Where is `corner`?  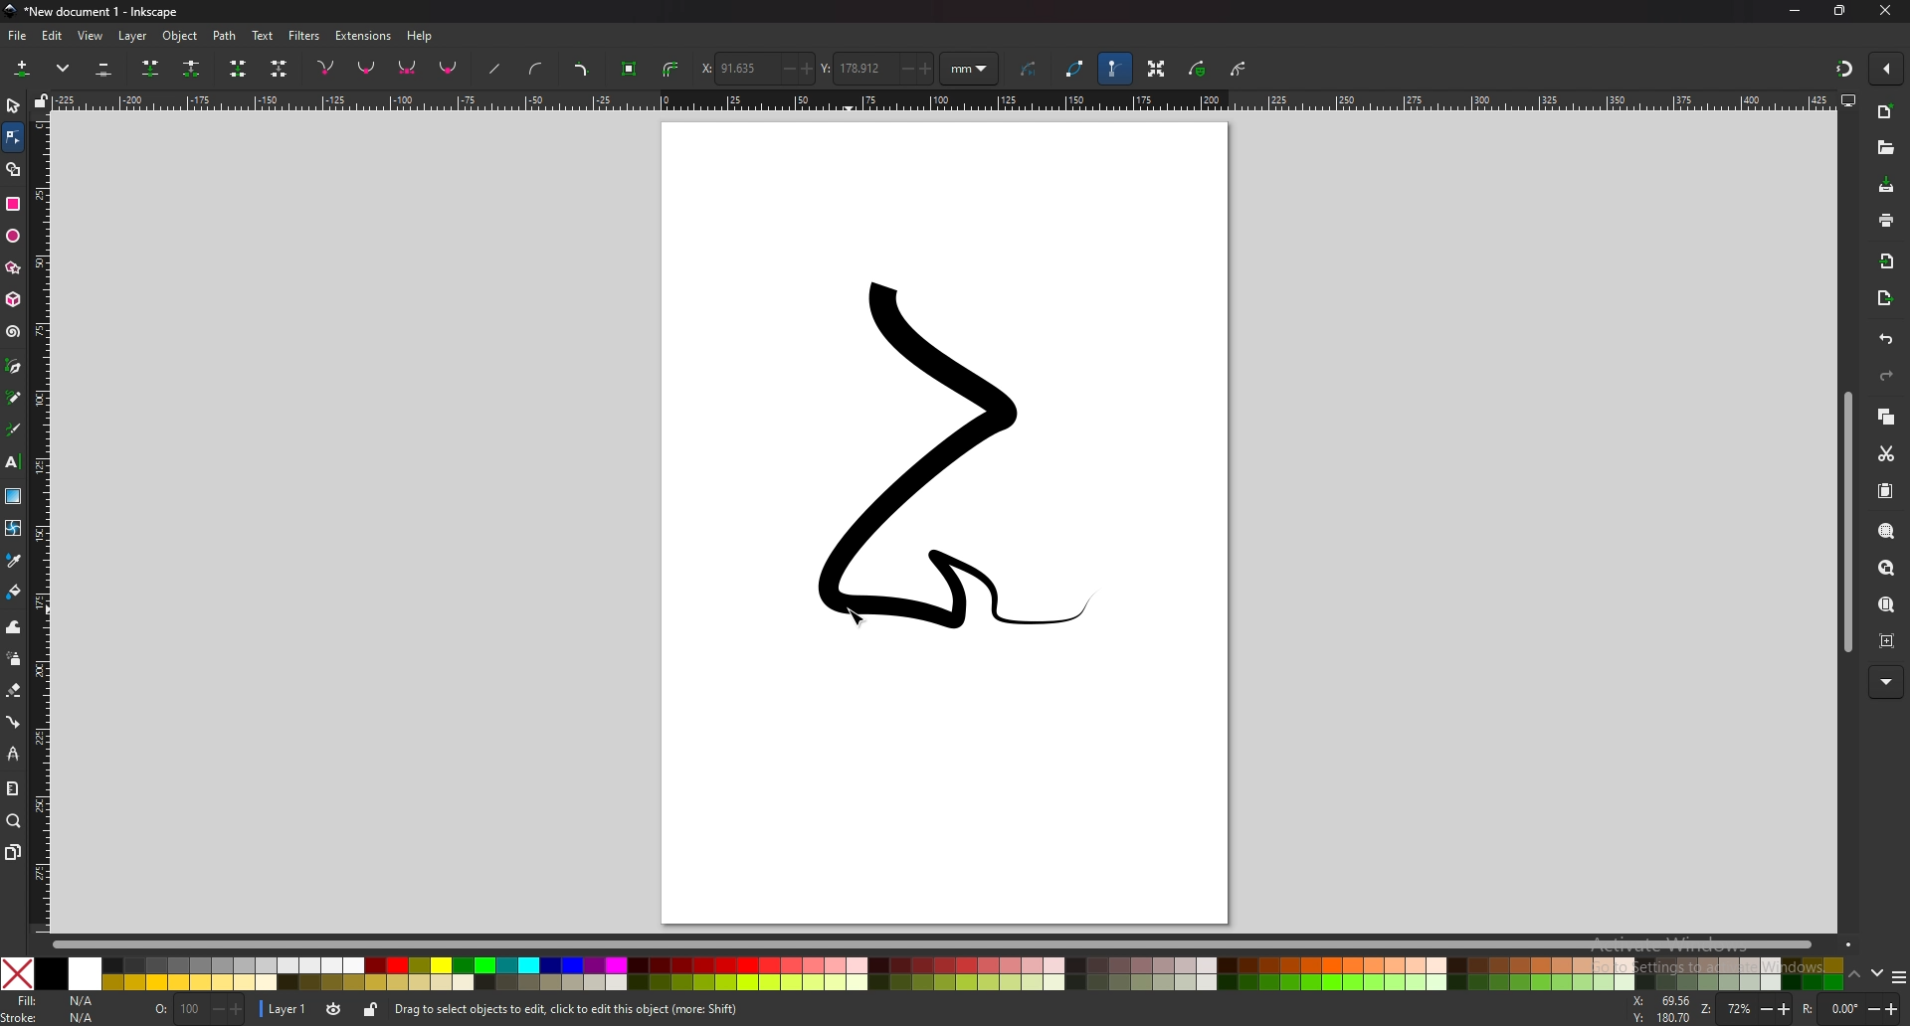
corner is located at coordinates (326, 68).